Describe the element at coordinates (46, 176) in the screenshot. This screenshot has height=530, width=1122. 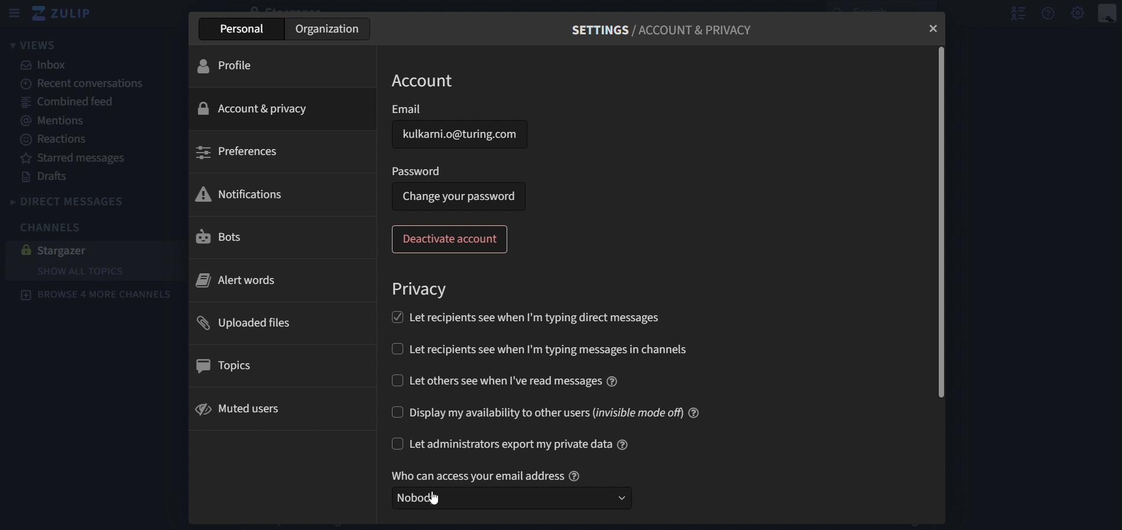
I see `drafts` at that location.